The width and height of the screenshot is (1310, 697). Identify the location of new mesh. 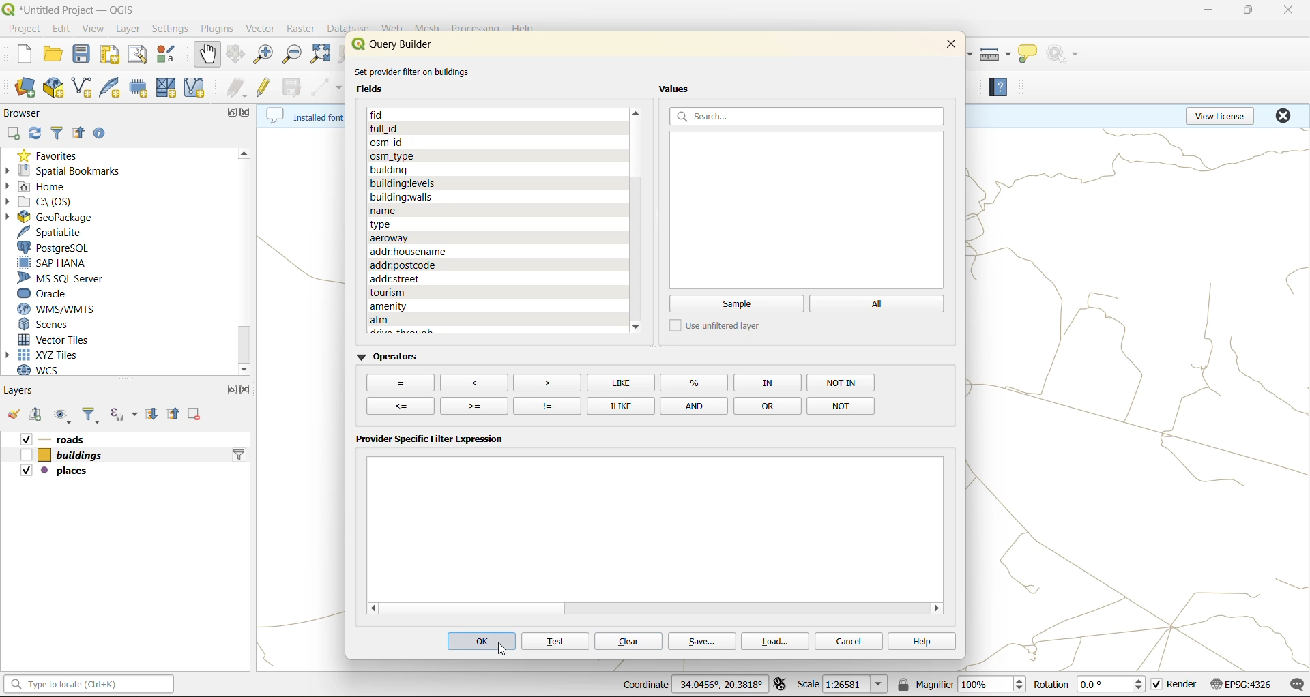
(166, 90).